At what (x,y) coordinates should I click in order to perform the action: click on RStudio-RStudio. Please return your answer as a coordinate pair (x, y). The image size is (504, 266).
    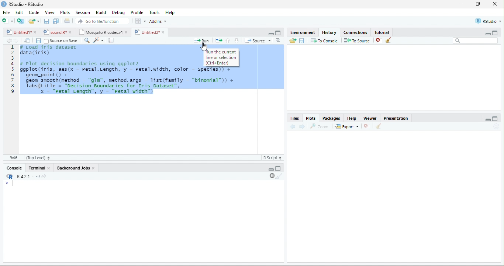
    Looking at the image, I should click on (27, 4).